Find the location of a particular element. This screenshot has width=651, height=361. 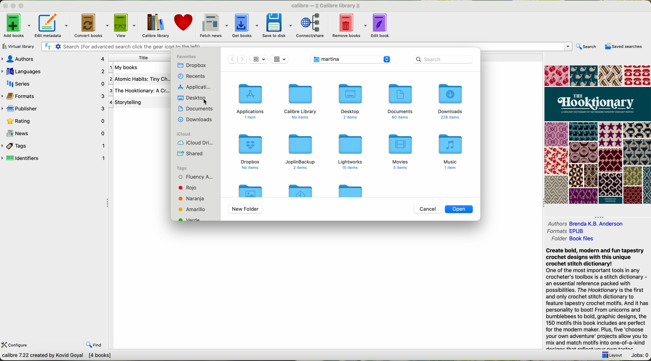

Collapse is located at coordinates (541, 204).